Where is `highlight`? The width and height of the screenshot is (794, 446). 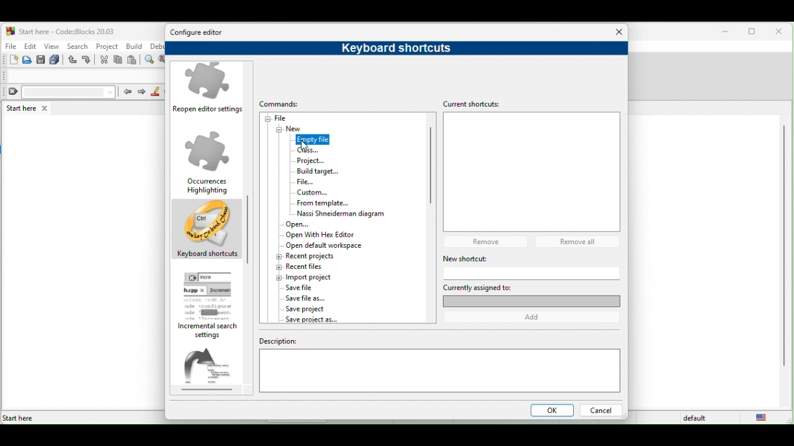 highlight is located at coordinates (156, 92).